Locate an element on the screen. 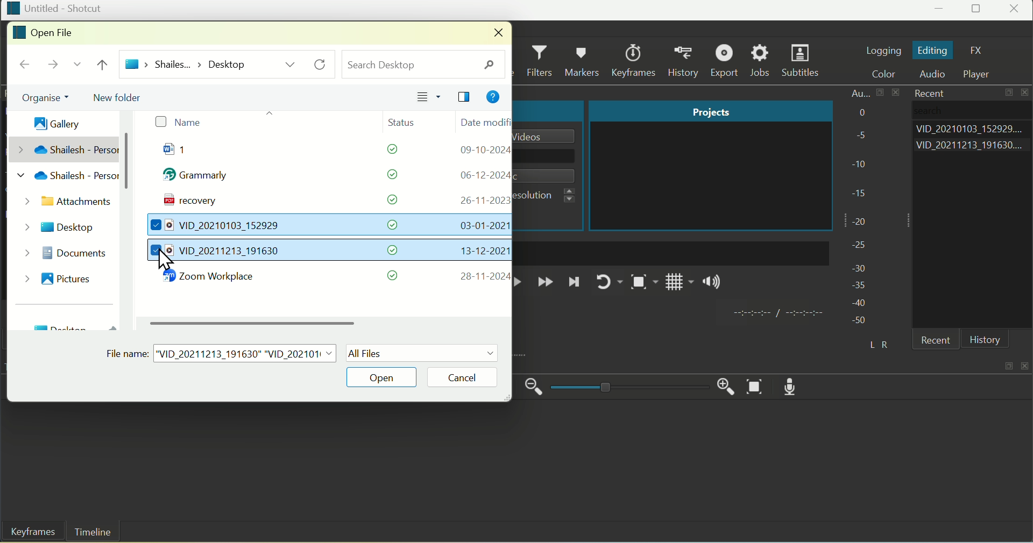 The image size is (1033, 543). date is located at coordinates (480, 200).